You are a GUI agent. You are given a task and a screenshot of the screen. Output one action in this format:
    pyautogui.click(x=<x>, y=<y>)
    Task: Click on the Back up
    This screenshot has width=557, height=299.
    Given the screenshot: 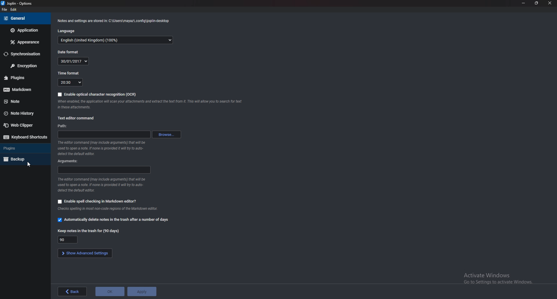 What is the action you would take?
    pyautogui.click(x=24, y=158)
    